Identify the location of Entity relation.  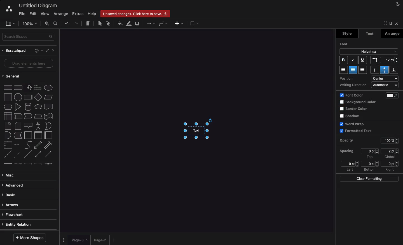
(18, 225).